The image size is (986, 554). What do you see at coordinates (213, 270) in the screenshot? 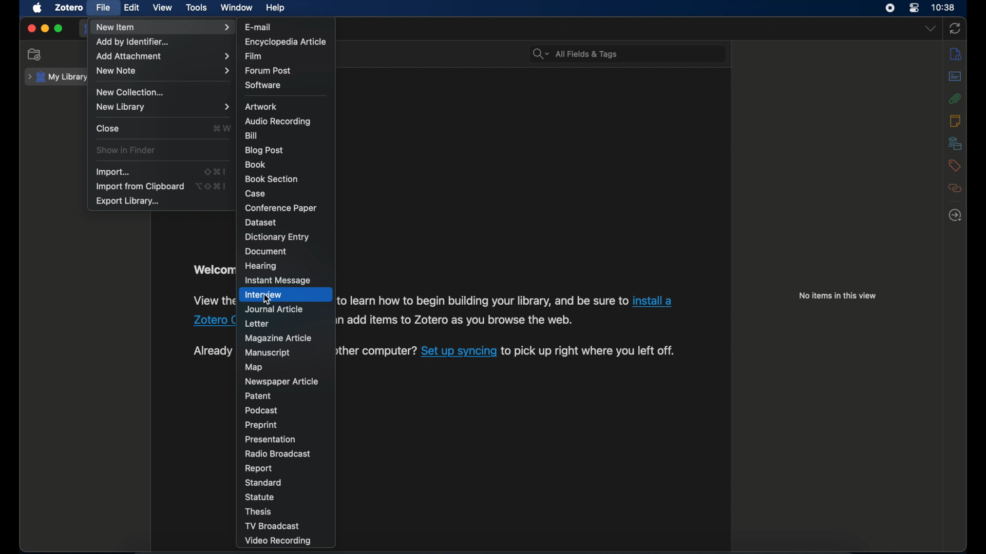
I see `welcome` at bounding box center [213, 270].